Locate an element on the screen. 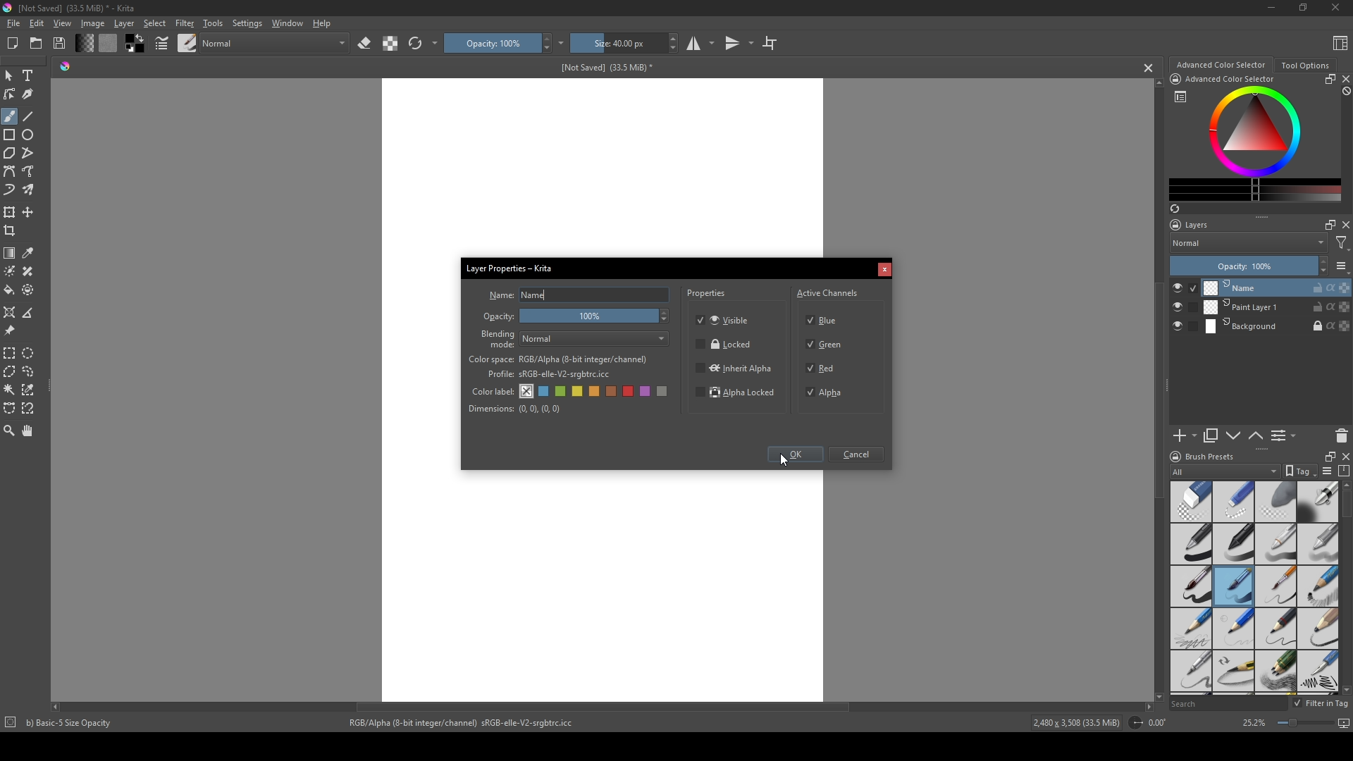 This screenshot has height=761, width=1353. Brush presets is located at coordinates (1211, 457).